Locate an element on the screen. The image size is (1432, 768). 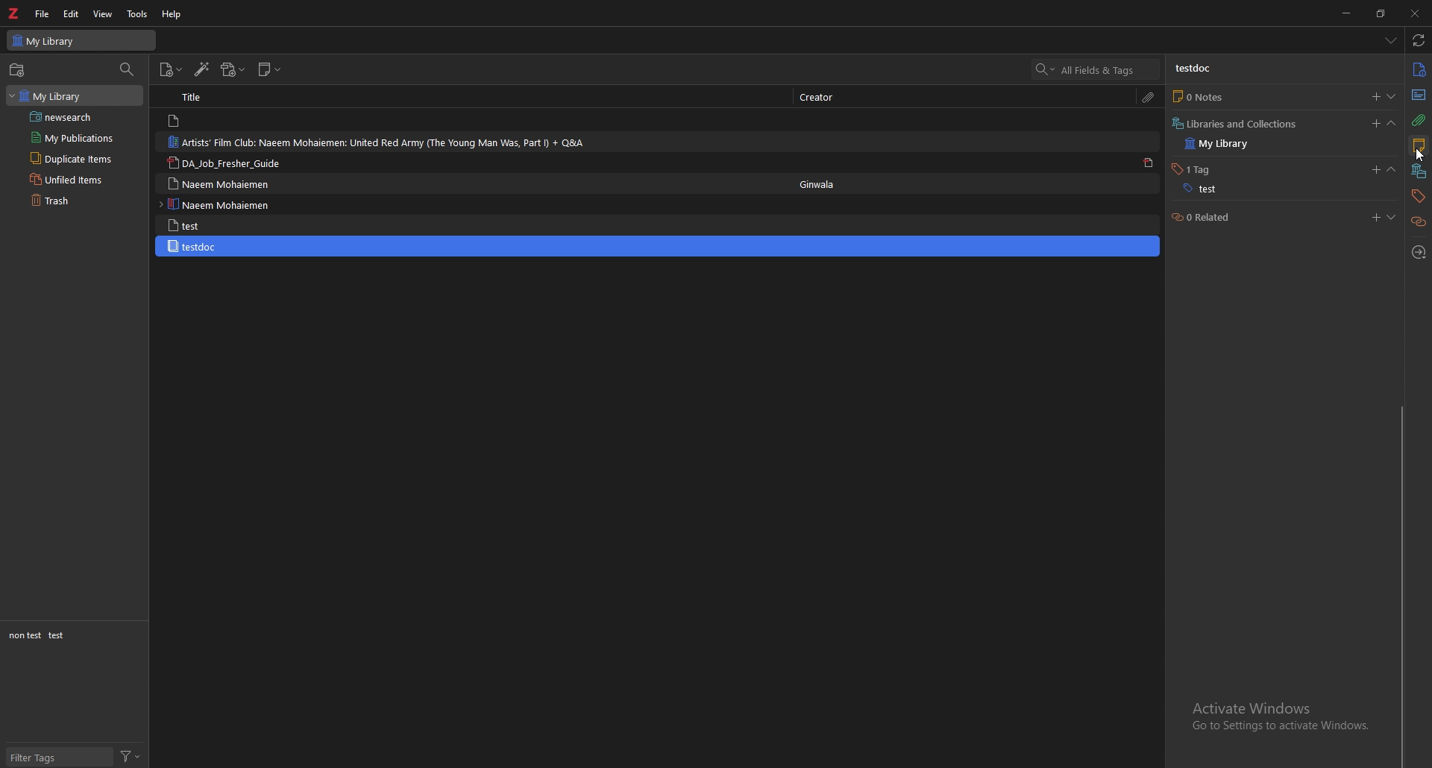
filter is located at coordinates (128, 755).